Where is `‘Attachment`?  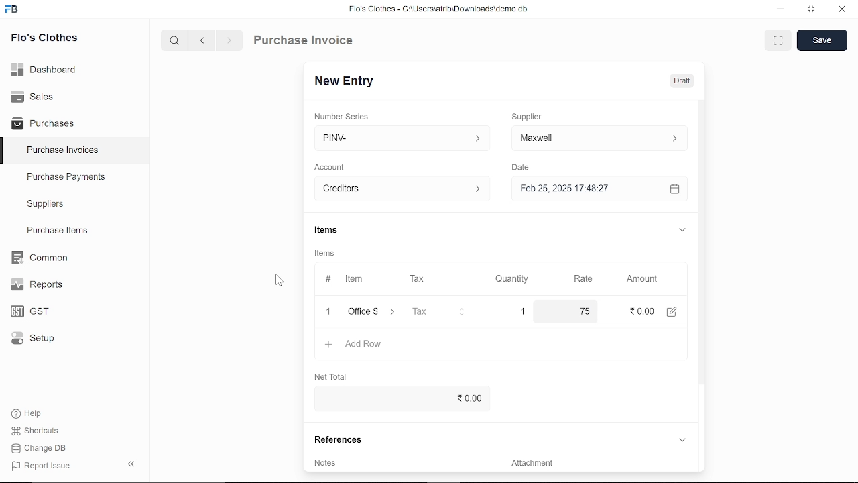
‘Attachment is located at coordinates (531, 465).